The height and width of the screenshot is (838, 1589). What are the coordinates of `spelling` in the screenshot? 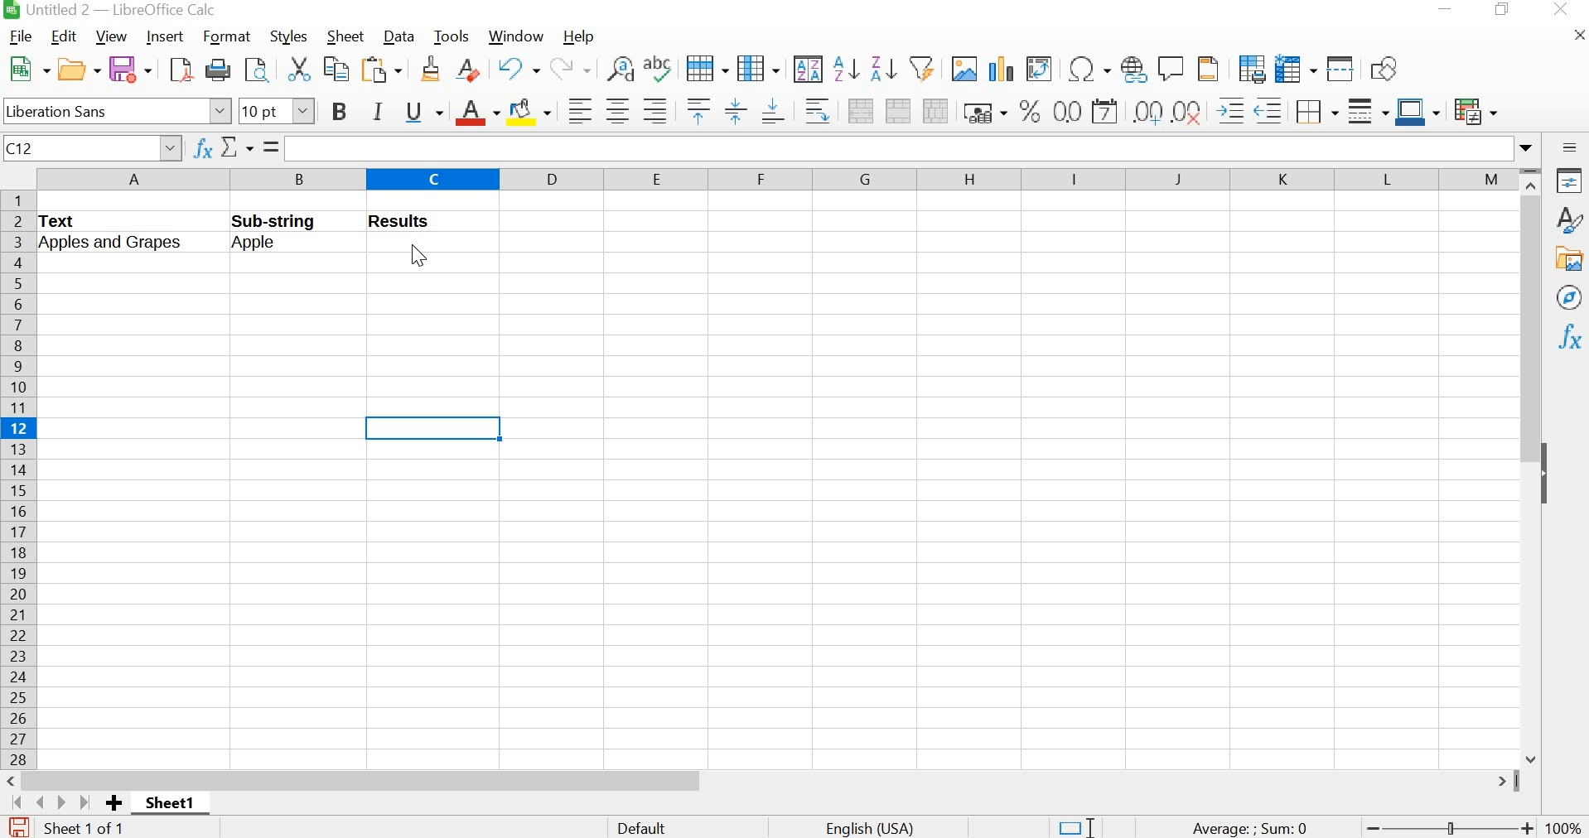 It's located at (656, 70).